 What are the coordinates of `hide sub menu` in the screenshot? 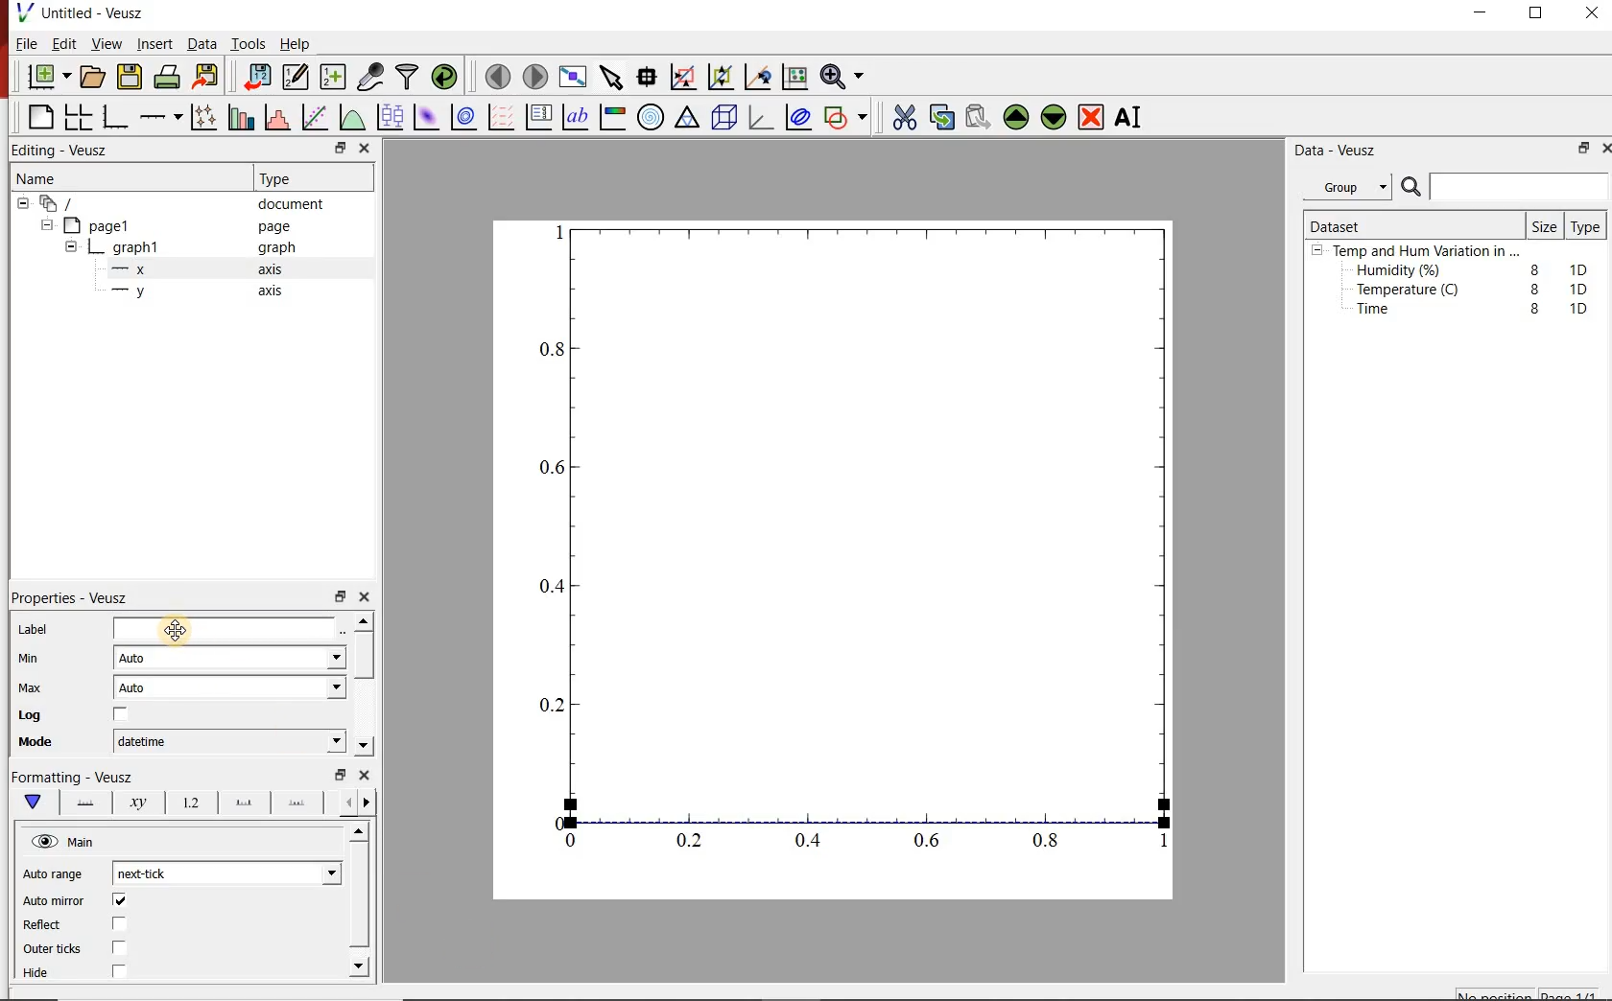 It's located at (1317, 253).